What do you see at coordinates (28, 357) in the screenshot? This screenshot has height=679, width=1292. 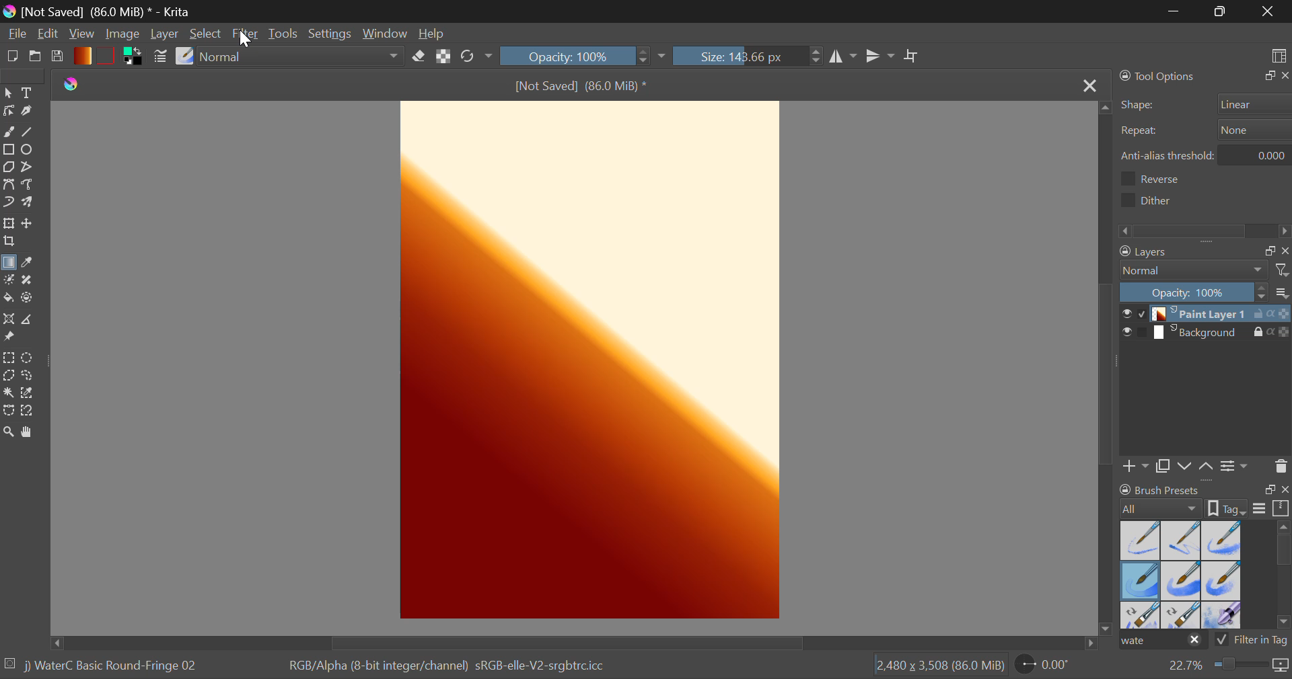 I see `Circular Selection` at bounding box center [28, 357].